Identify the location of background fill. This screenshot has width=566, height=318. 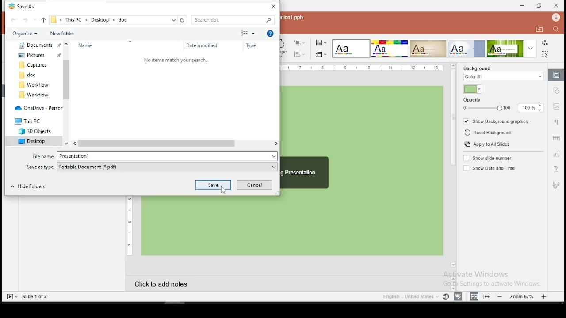
(478, 68).